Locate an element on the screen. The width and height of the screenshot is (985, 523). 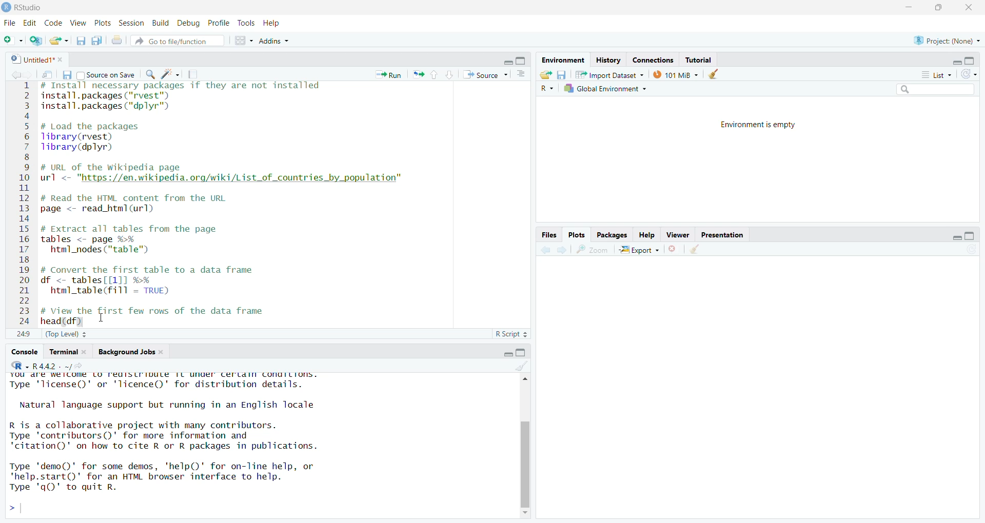
Project(None) is located at coordinates (948, 41).